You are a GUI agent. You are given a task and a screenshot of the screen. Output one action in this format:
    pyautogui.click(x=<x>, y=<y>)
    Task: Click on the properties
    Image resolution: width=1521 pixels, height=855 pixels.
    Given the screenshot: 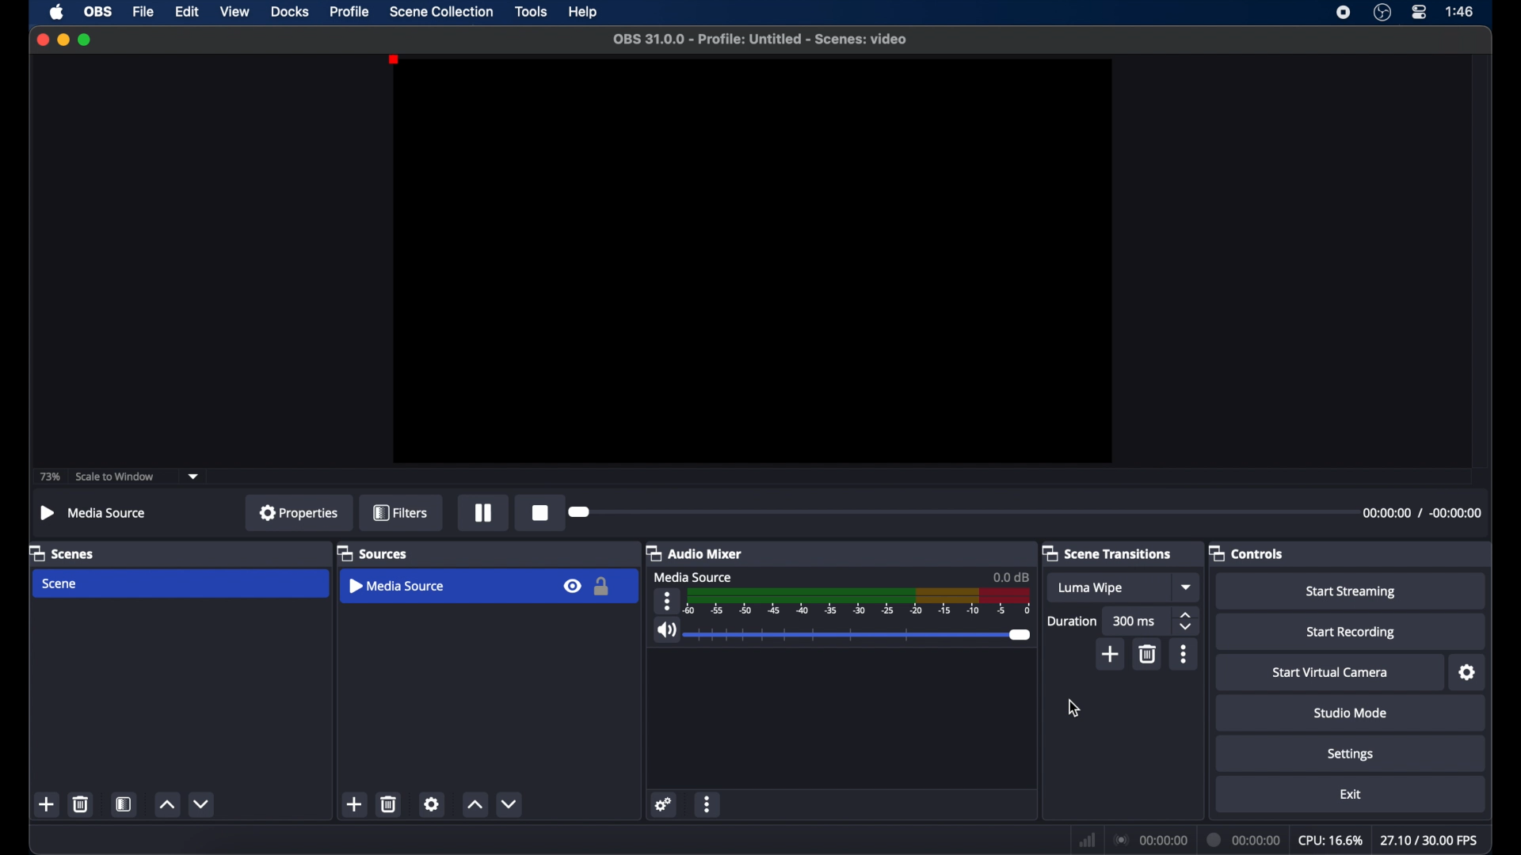 What is the action you would take?
    pyautogui.click(x=299, y=511)
    